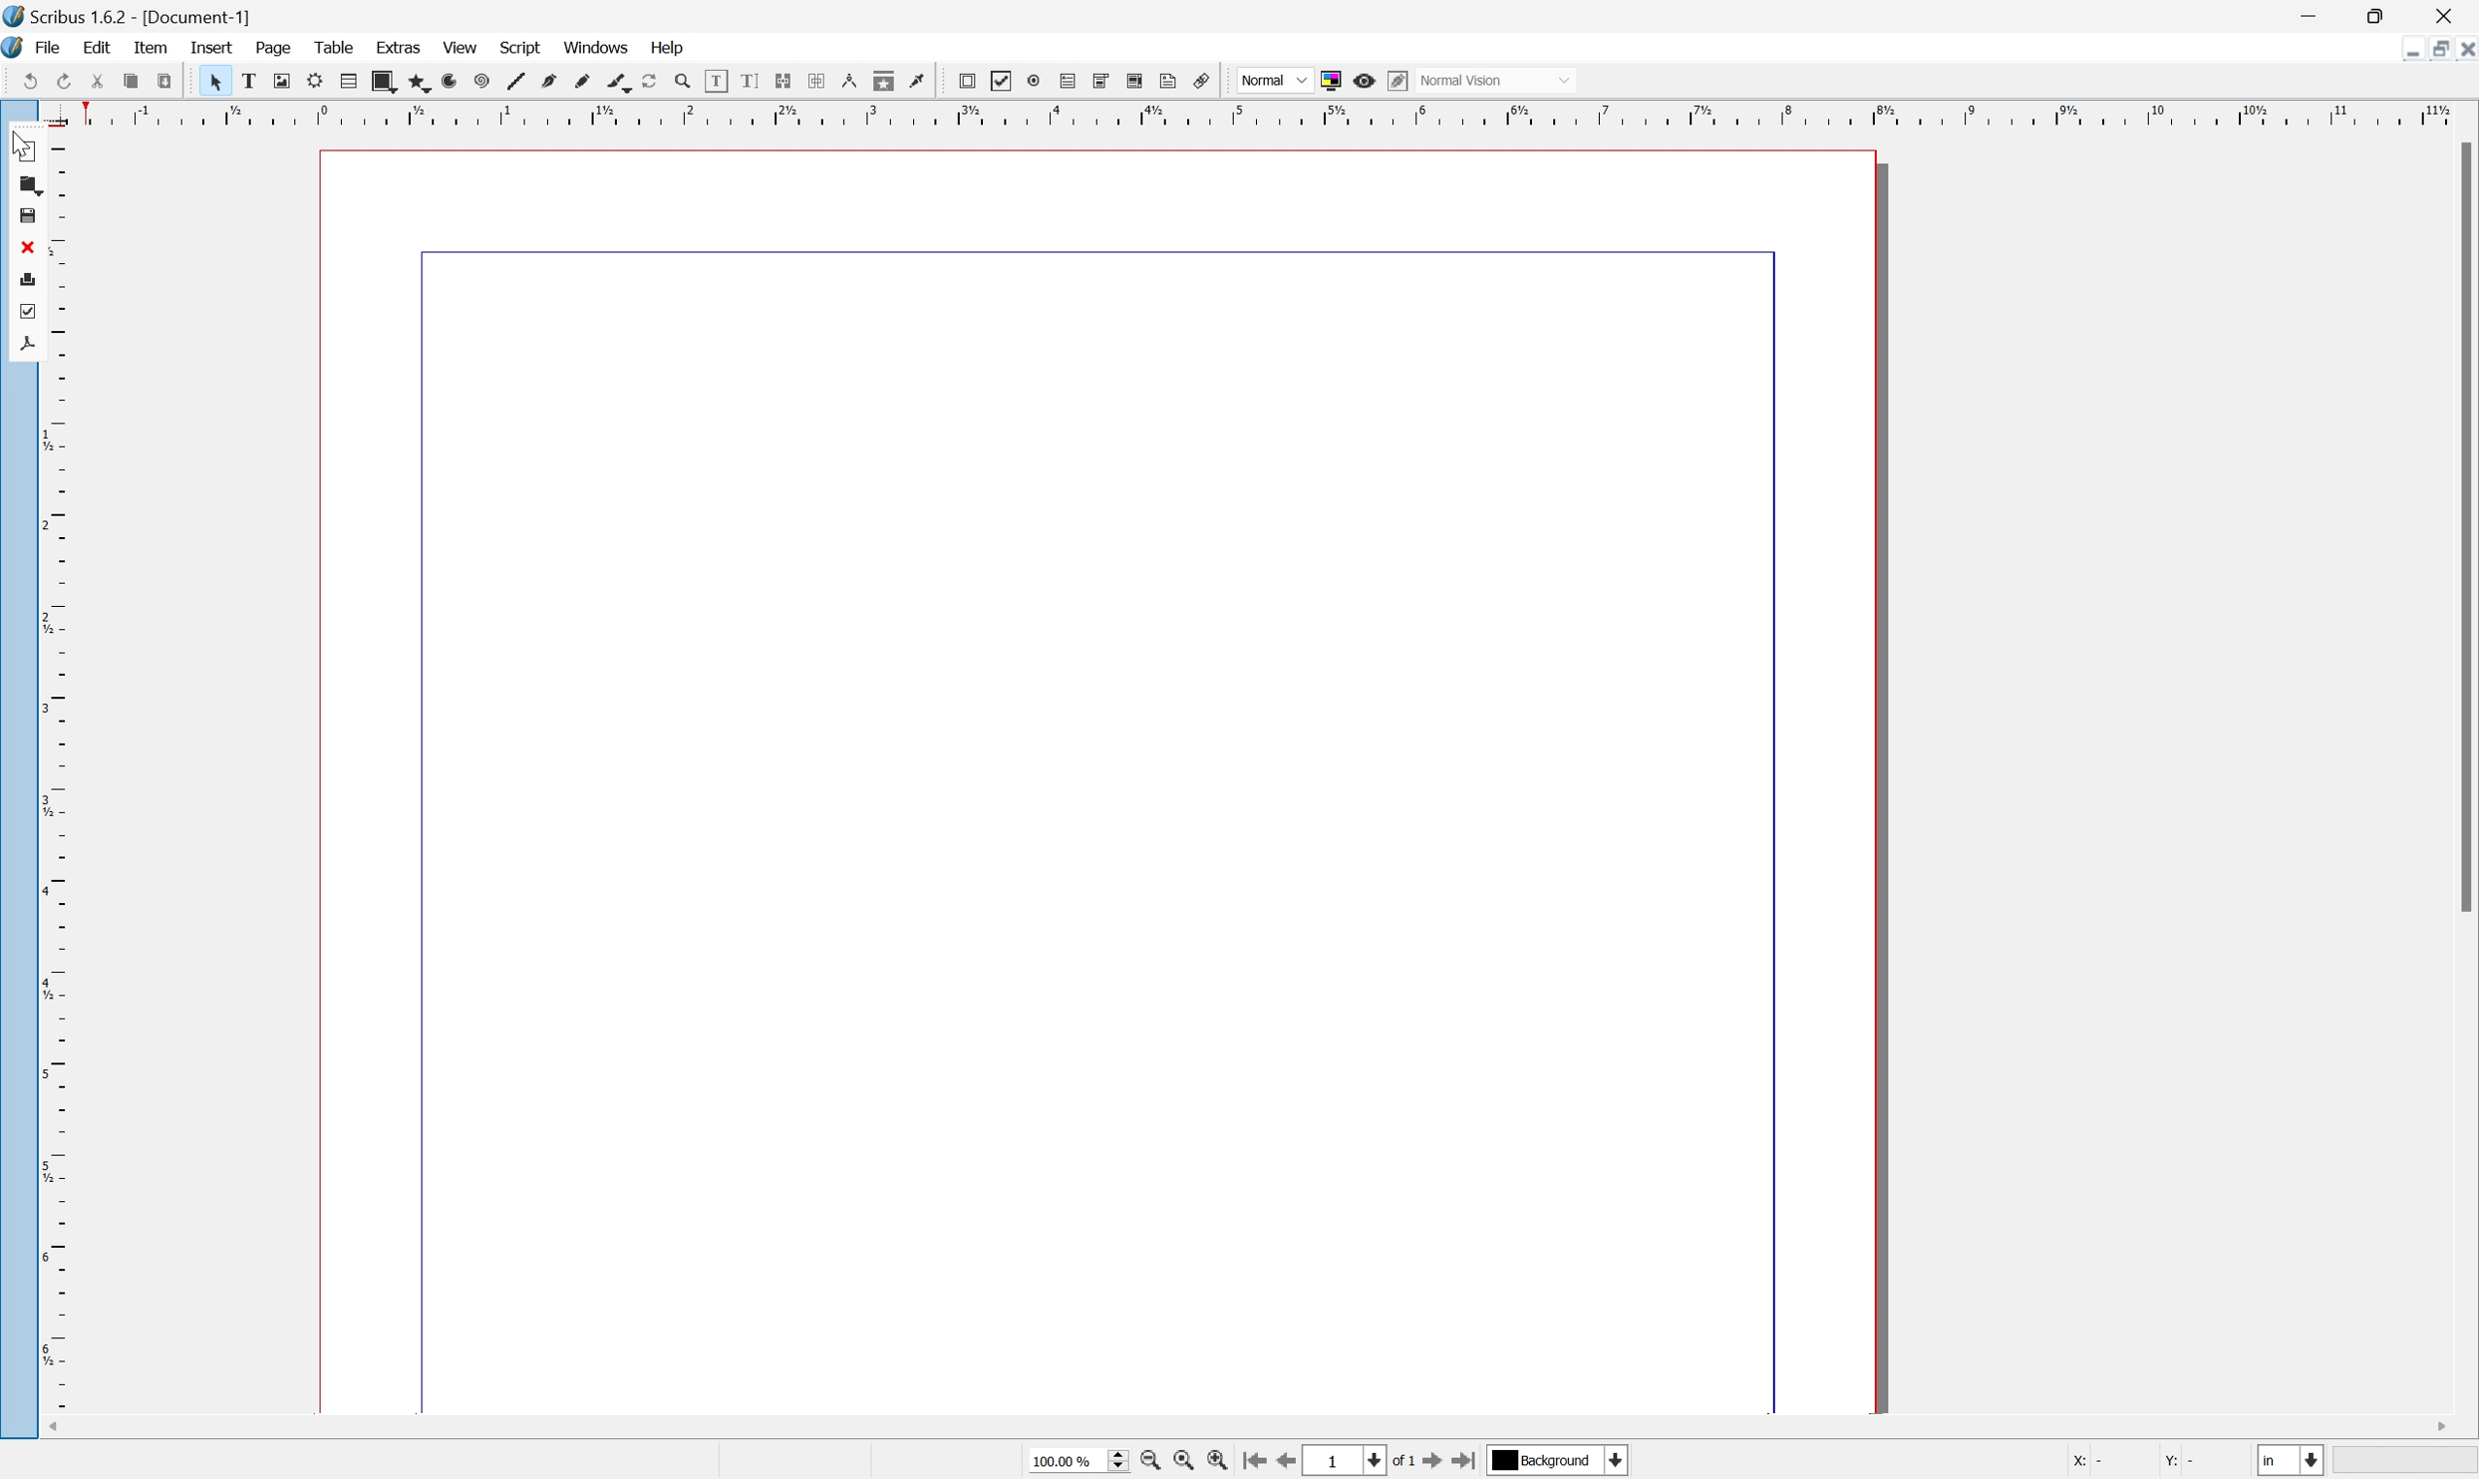 The height and width of the screenshot is (1479, 2479). Describe the element at coordinates (1099, 83) in the screenshot. I see `measurements` at that location.